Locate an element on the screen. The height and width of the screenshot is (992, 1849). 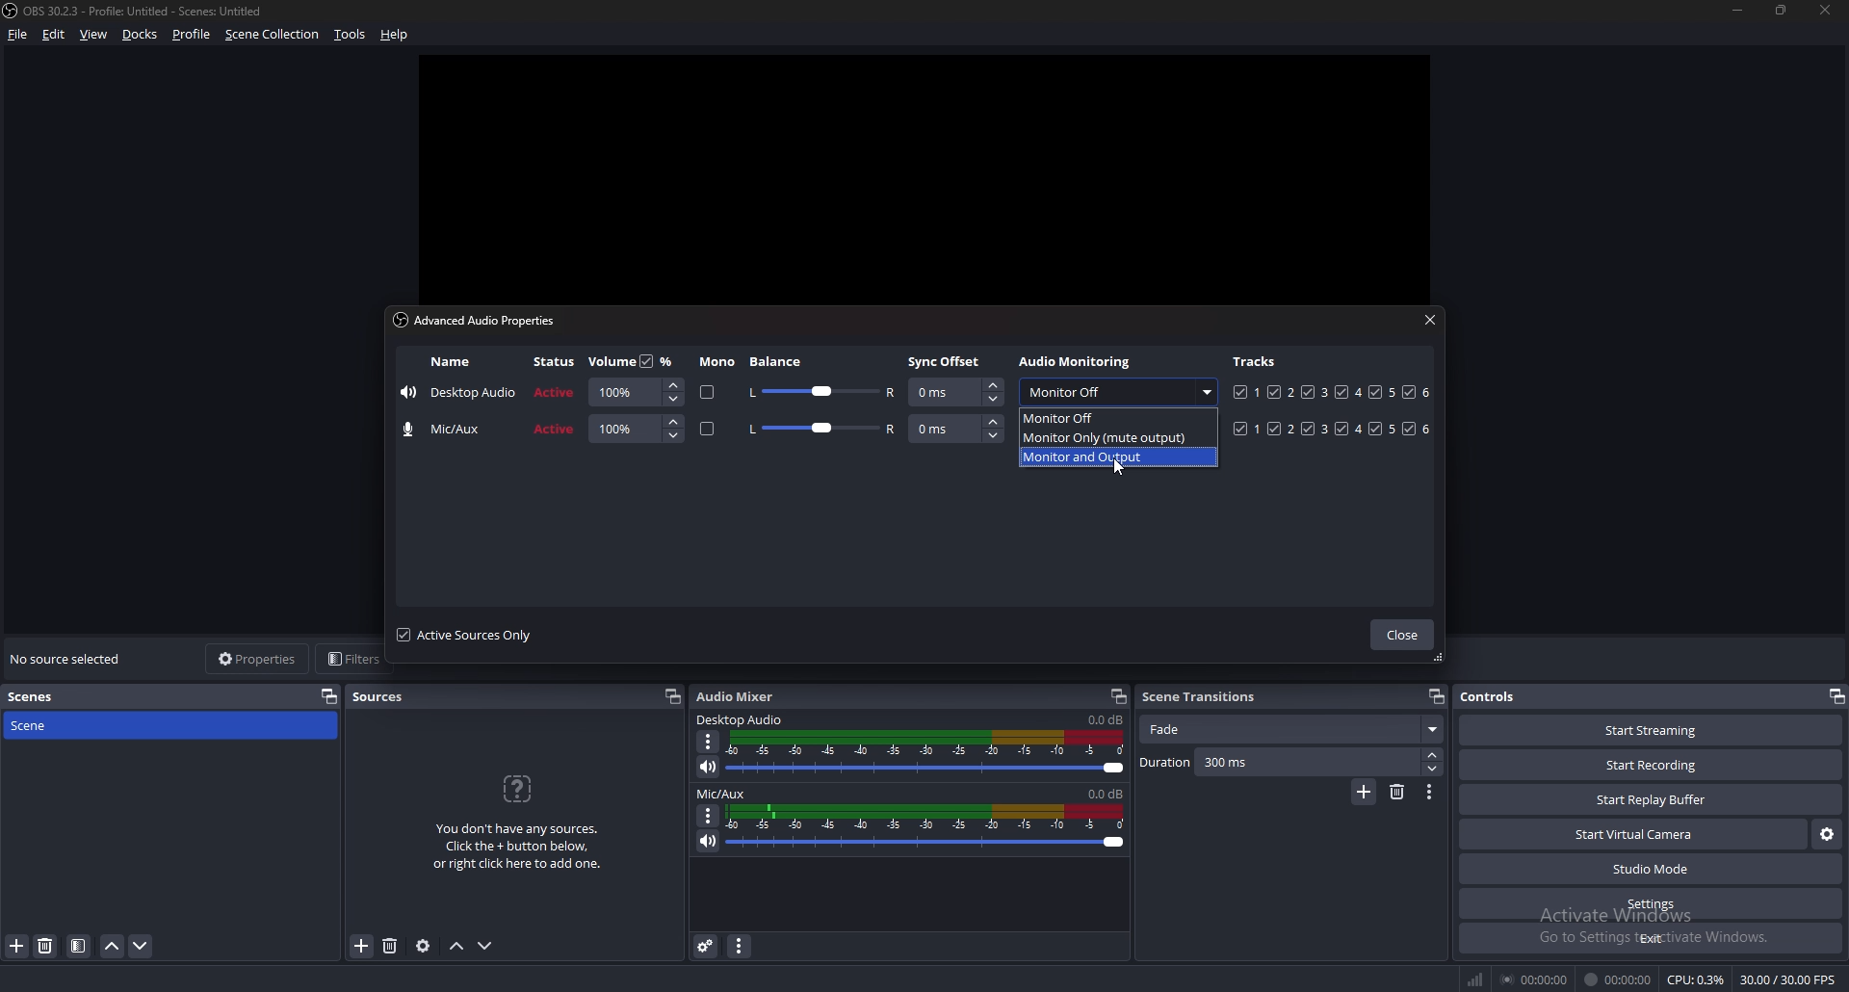
active sources only is located at coordinates (472, 636).